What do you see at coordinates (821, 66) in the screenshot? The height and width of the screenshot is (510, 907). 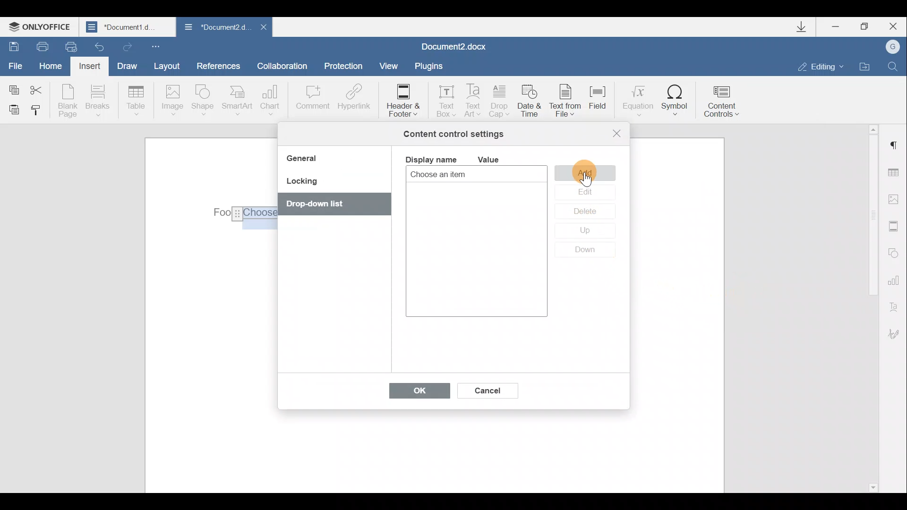 I see `Editing mode` at bounding box center [821, 66].